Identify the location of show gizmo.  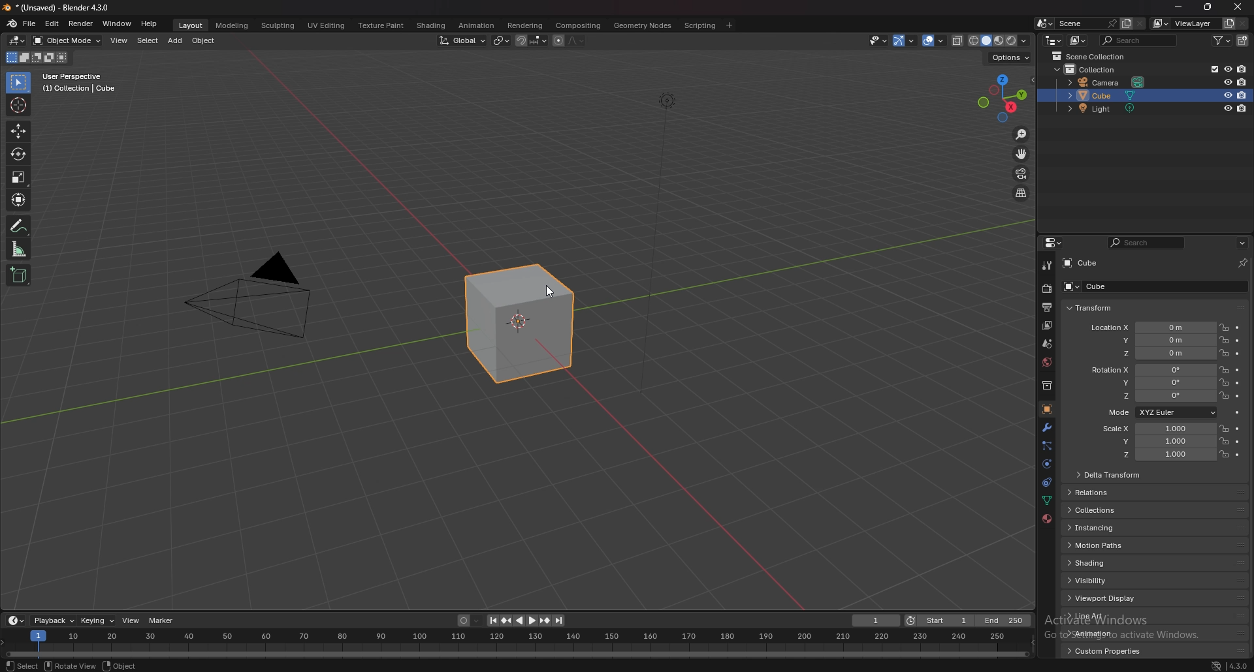
(906, 40).